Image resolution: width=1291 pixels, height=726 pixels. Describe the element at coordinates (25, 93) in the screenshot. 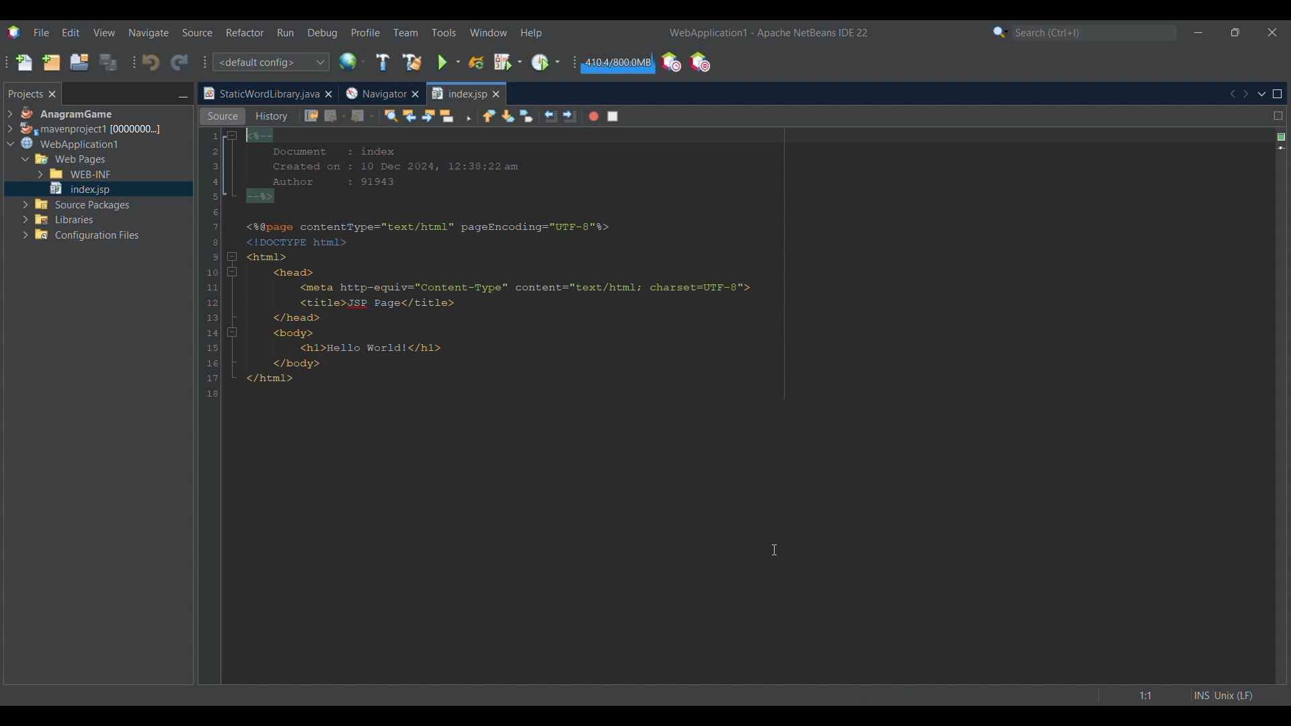

I see `Projects, current tab highlighted` at that location.